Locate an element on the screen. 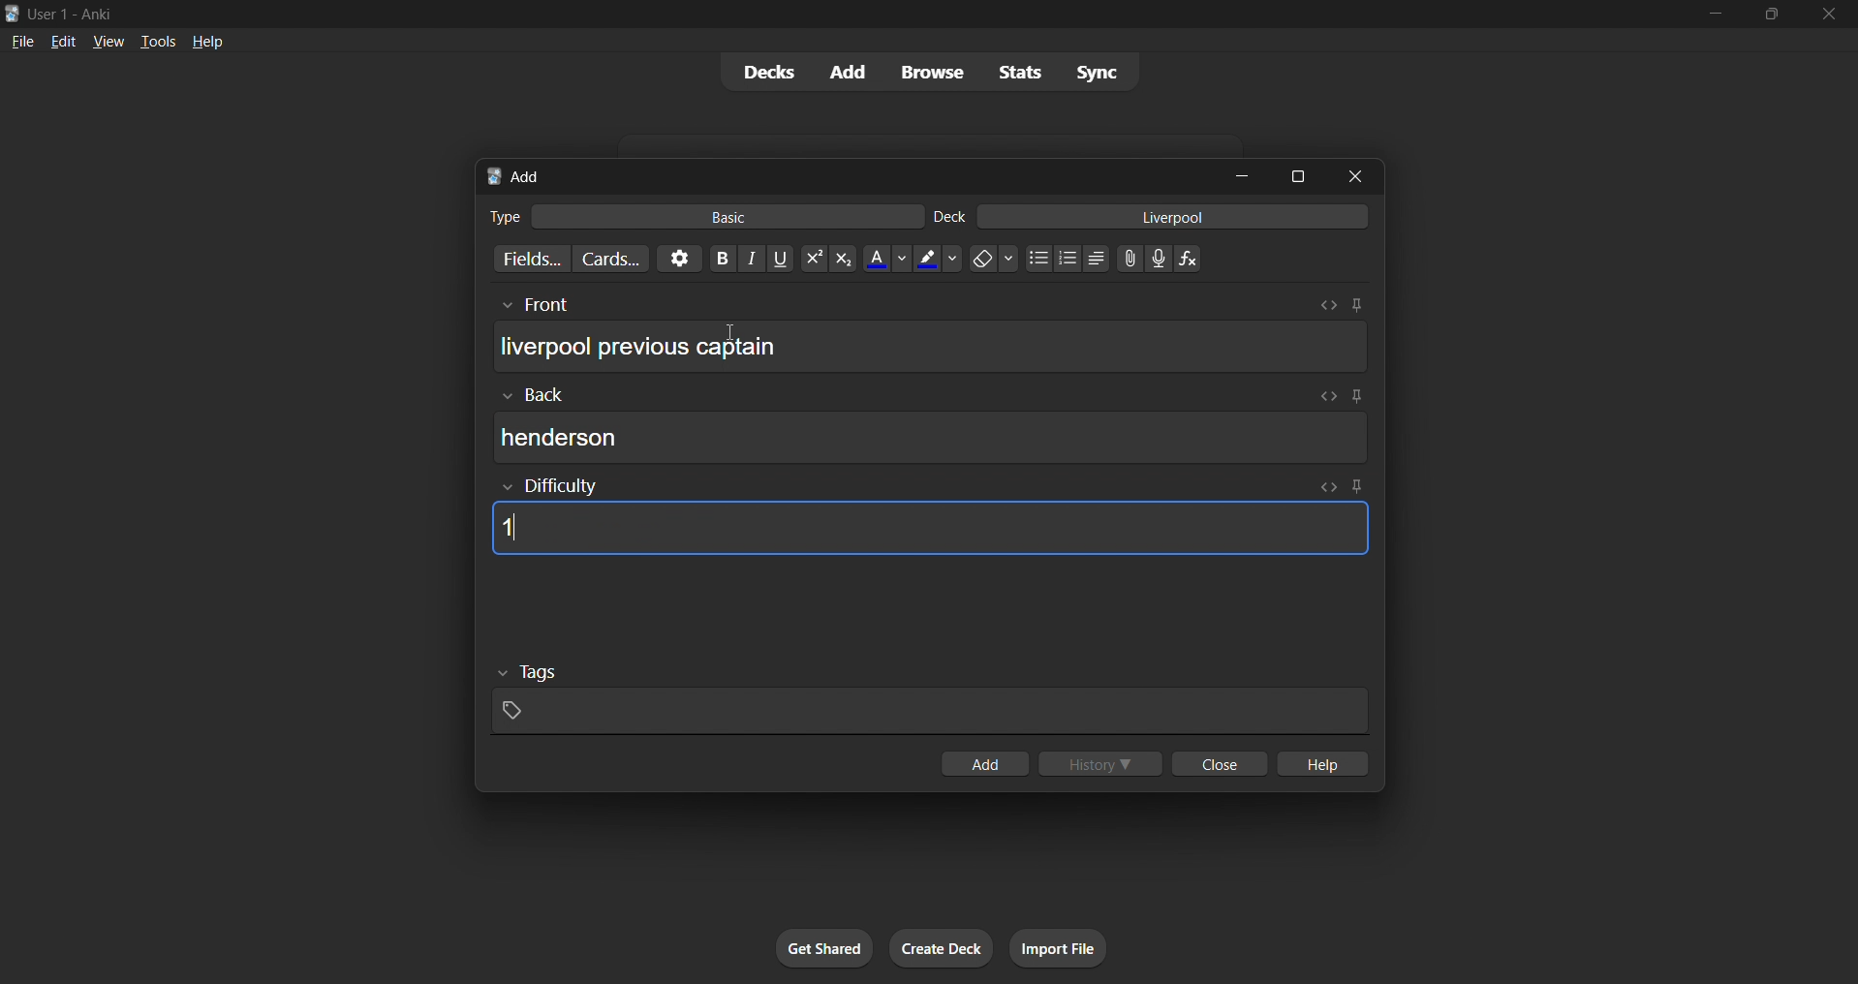  add is located at coordinates (844, 71).